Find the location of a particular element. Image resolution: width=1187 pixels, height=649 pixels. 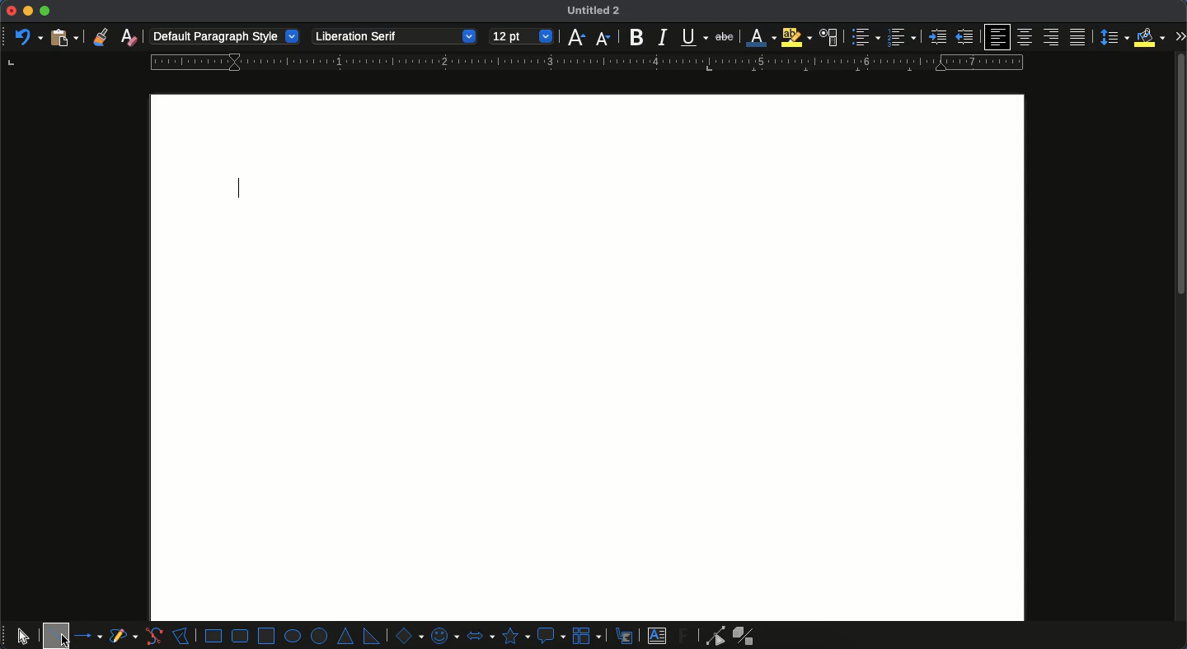

flowchart is located at coordinates (589, 635).